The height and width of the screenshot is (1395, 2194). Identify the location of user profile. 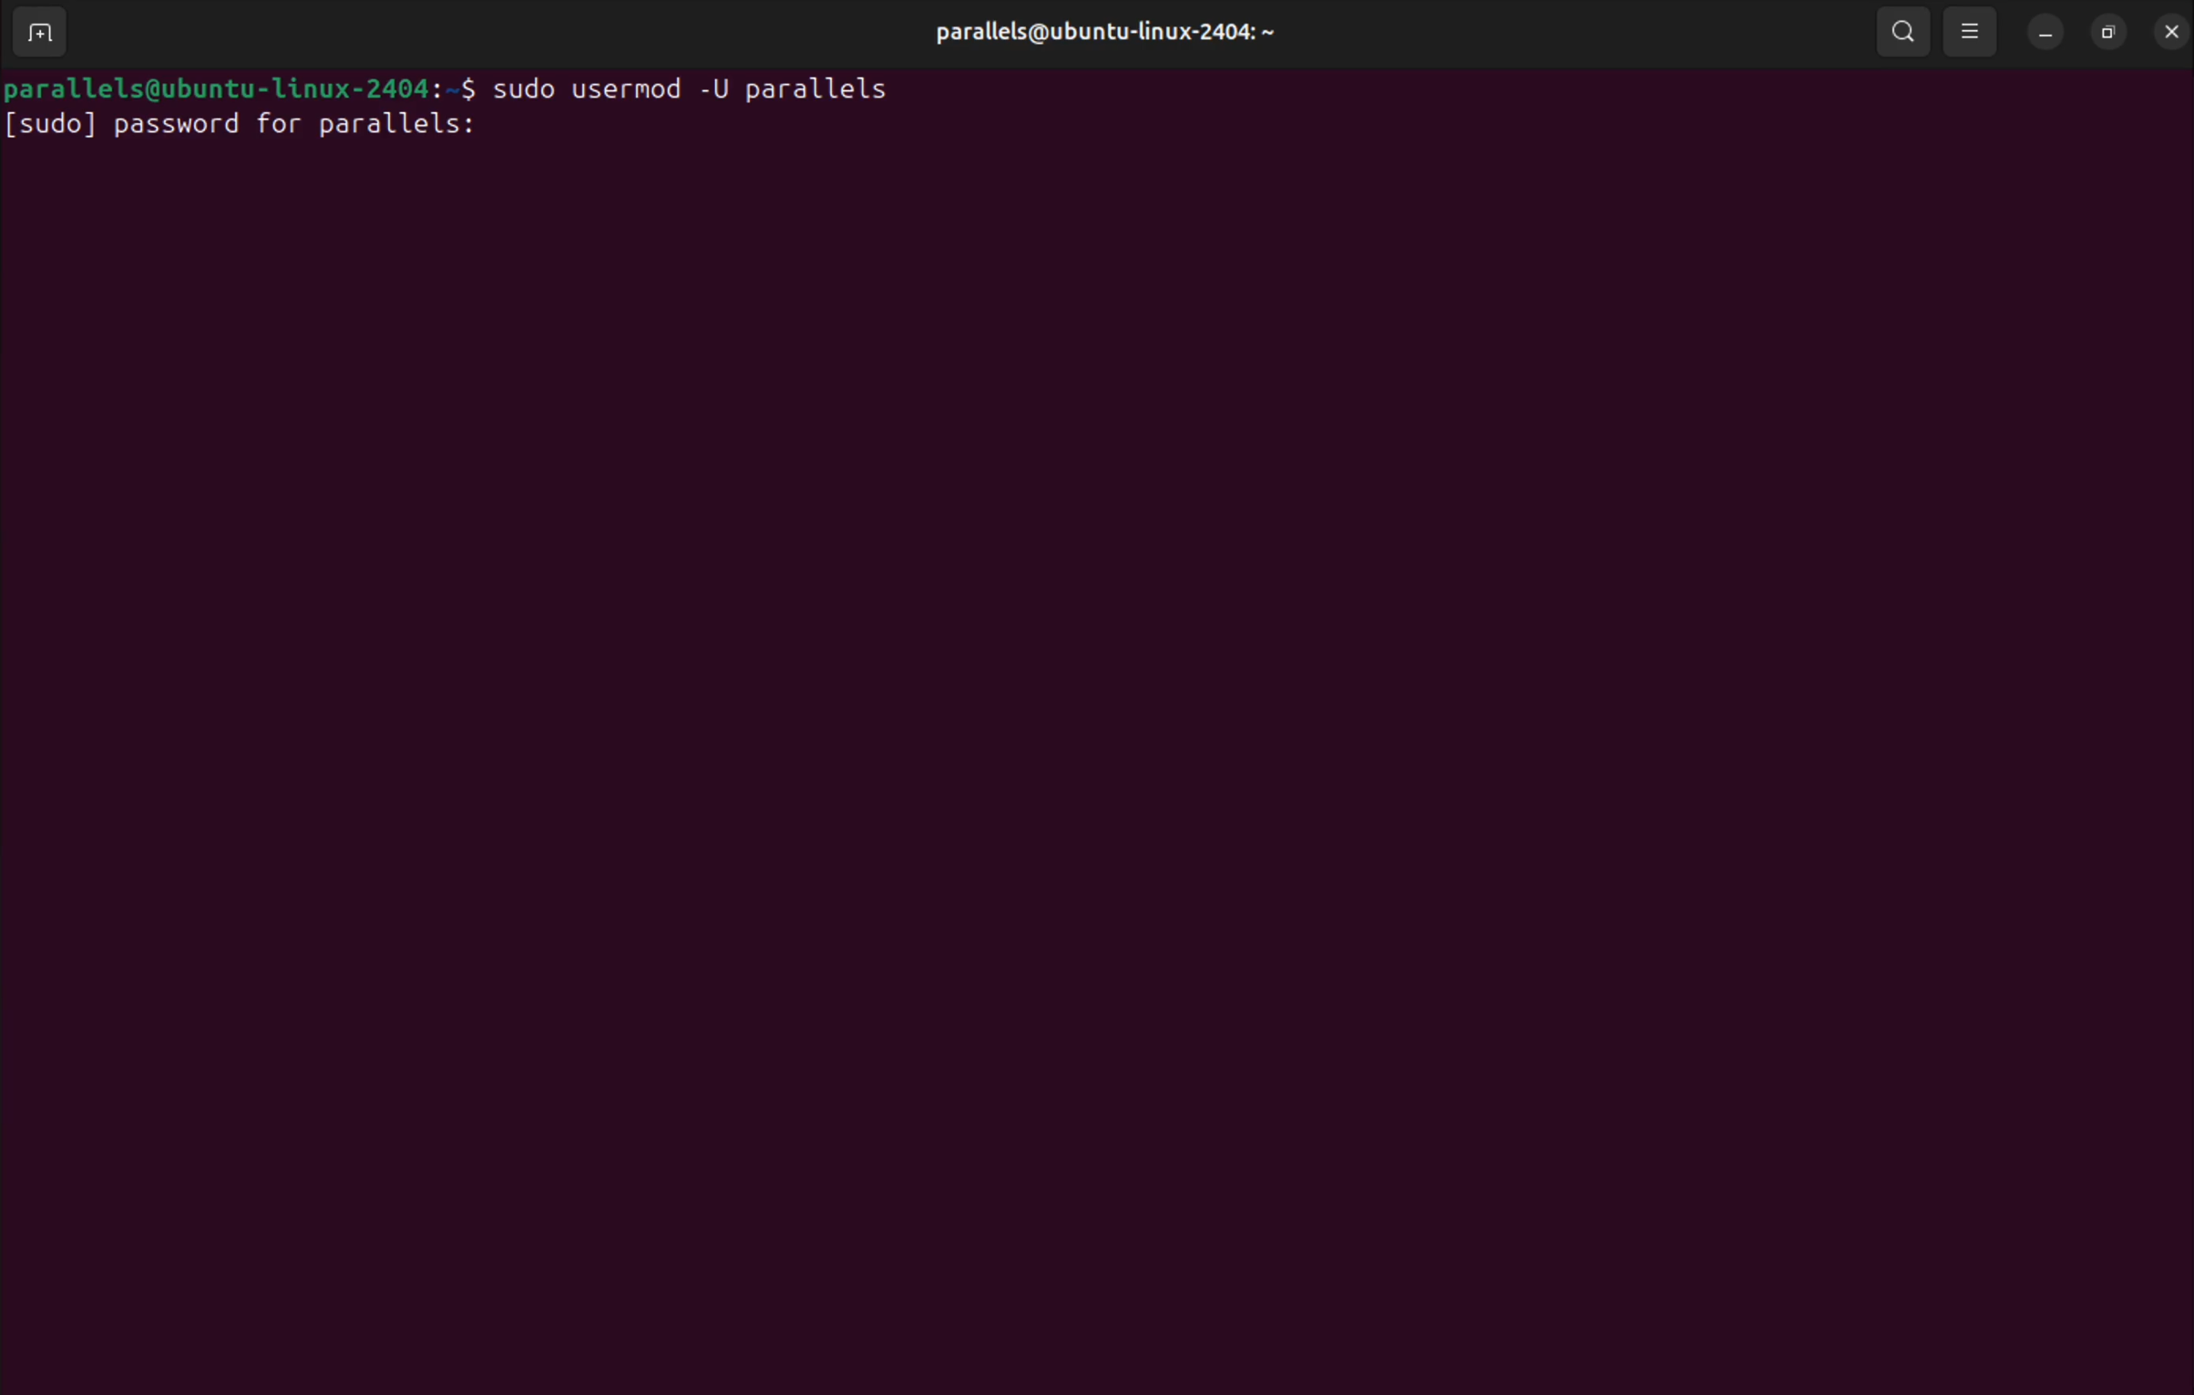
(1099, 34).